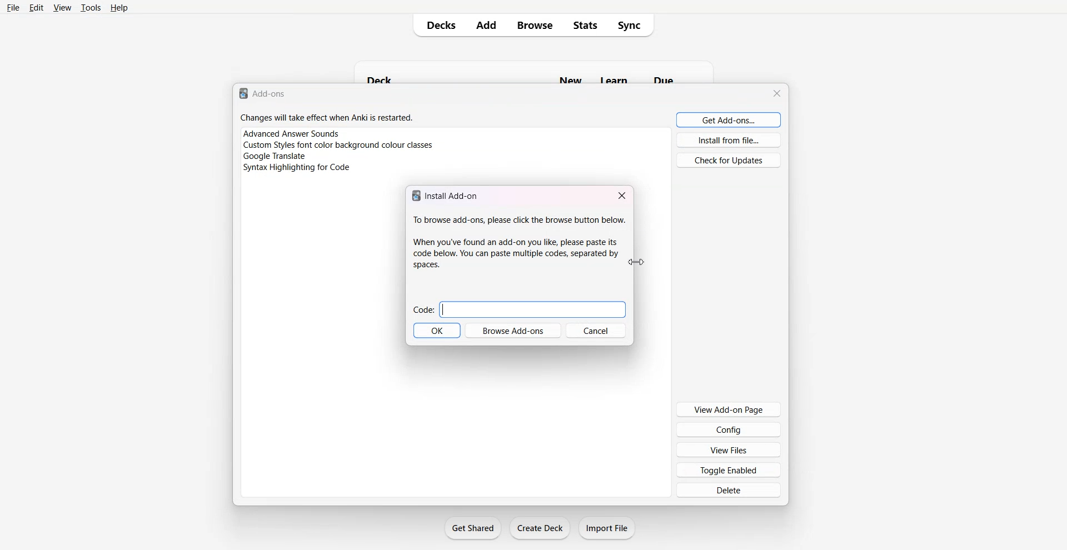 This screenshot has width=1067, height=550. Describe the element at coordinates (729, 140) in the screenshot. I see `Install from file` at that location.